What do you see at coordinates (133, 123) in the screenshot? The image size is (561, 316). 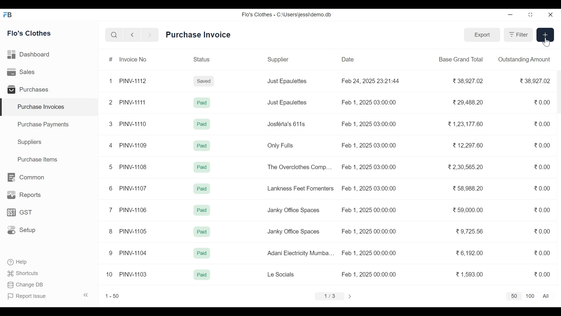 I see `PINV-1110` at bounding box center [133, 123].